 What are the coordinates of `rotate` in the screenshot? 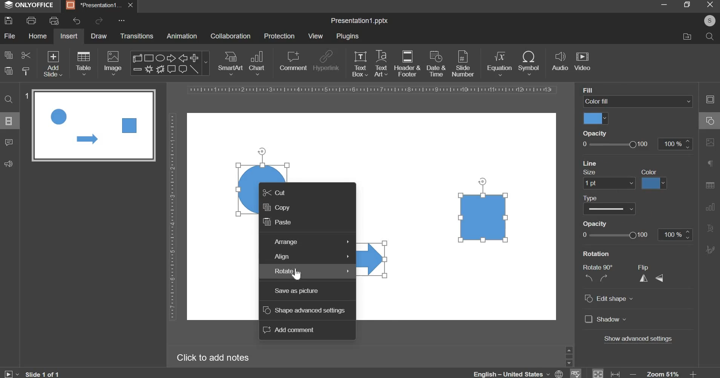 It's located at (482, 180).